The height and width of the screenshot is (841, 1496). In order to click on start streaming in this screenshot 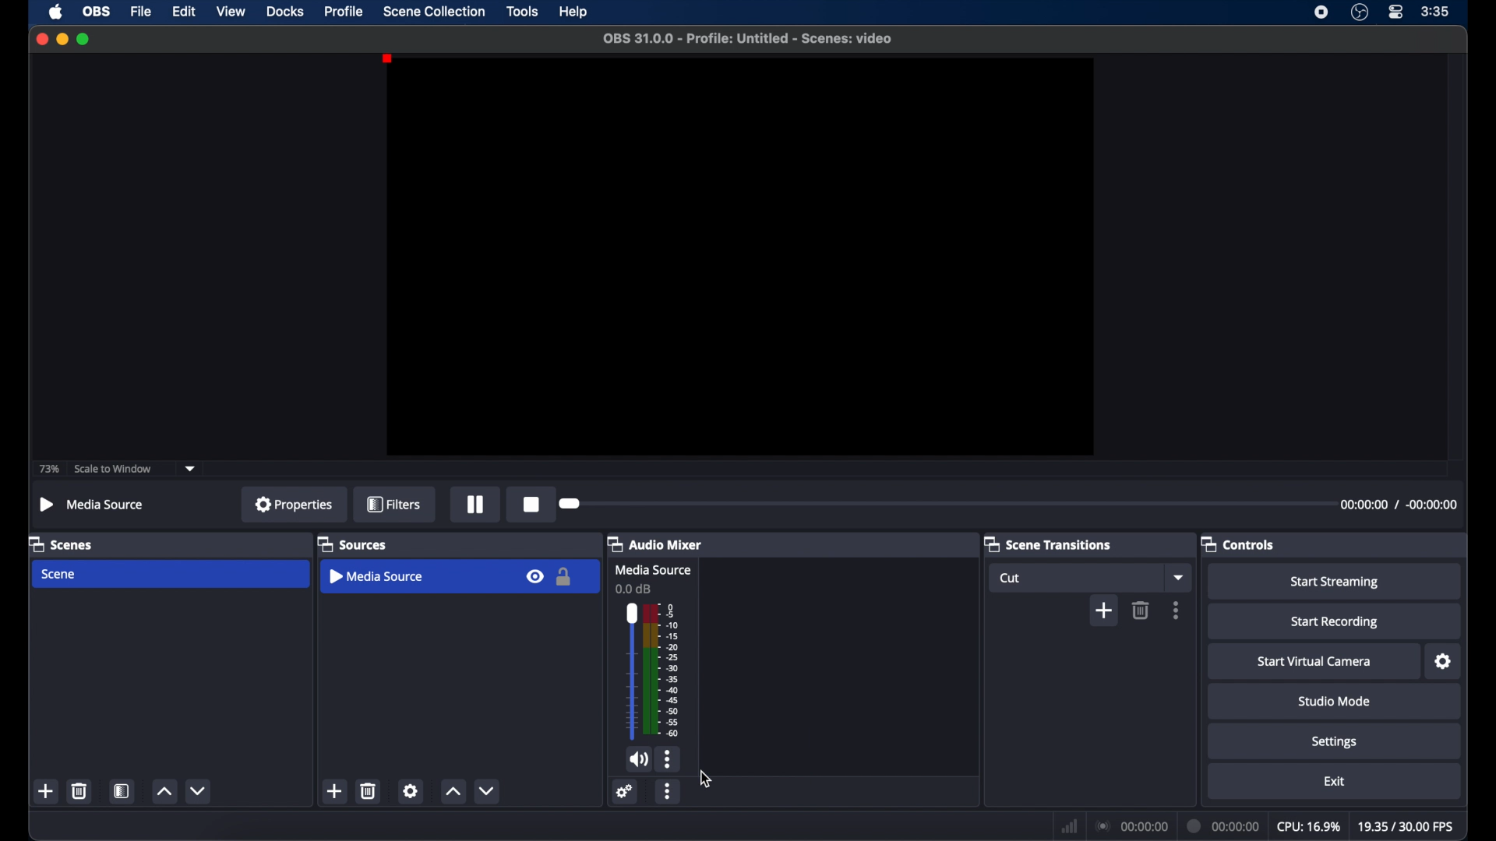, I will do `click(1336, 582)`.